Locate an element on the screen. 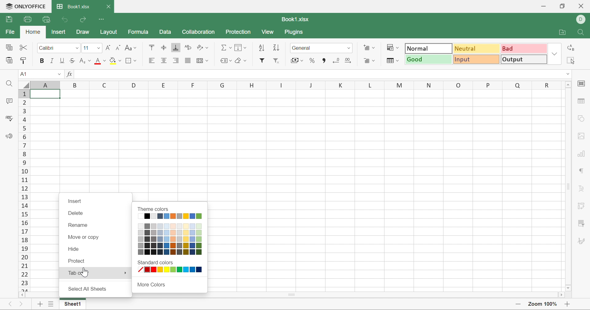  10 is located at coordinates (24, 172).